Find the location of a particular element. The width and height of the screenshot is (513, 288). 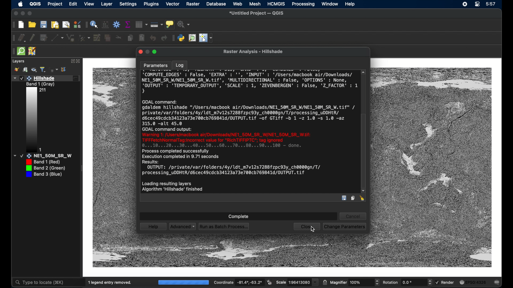

new is located at coordinates (21, 24).